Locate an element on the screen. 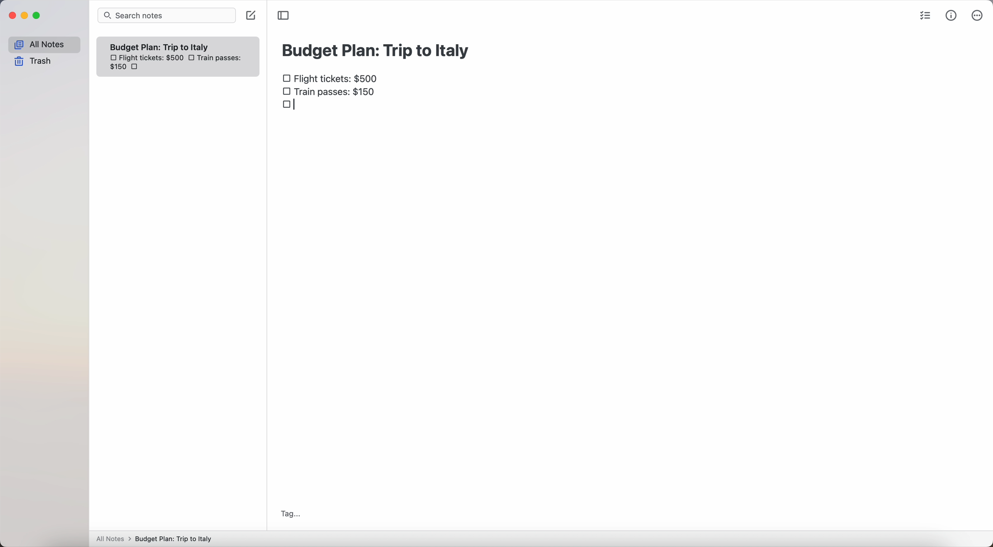  close Simplenote is located at coordinates (12, 15).